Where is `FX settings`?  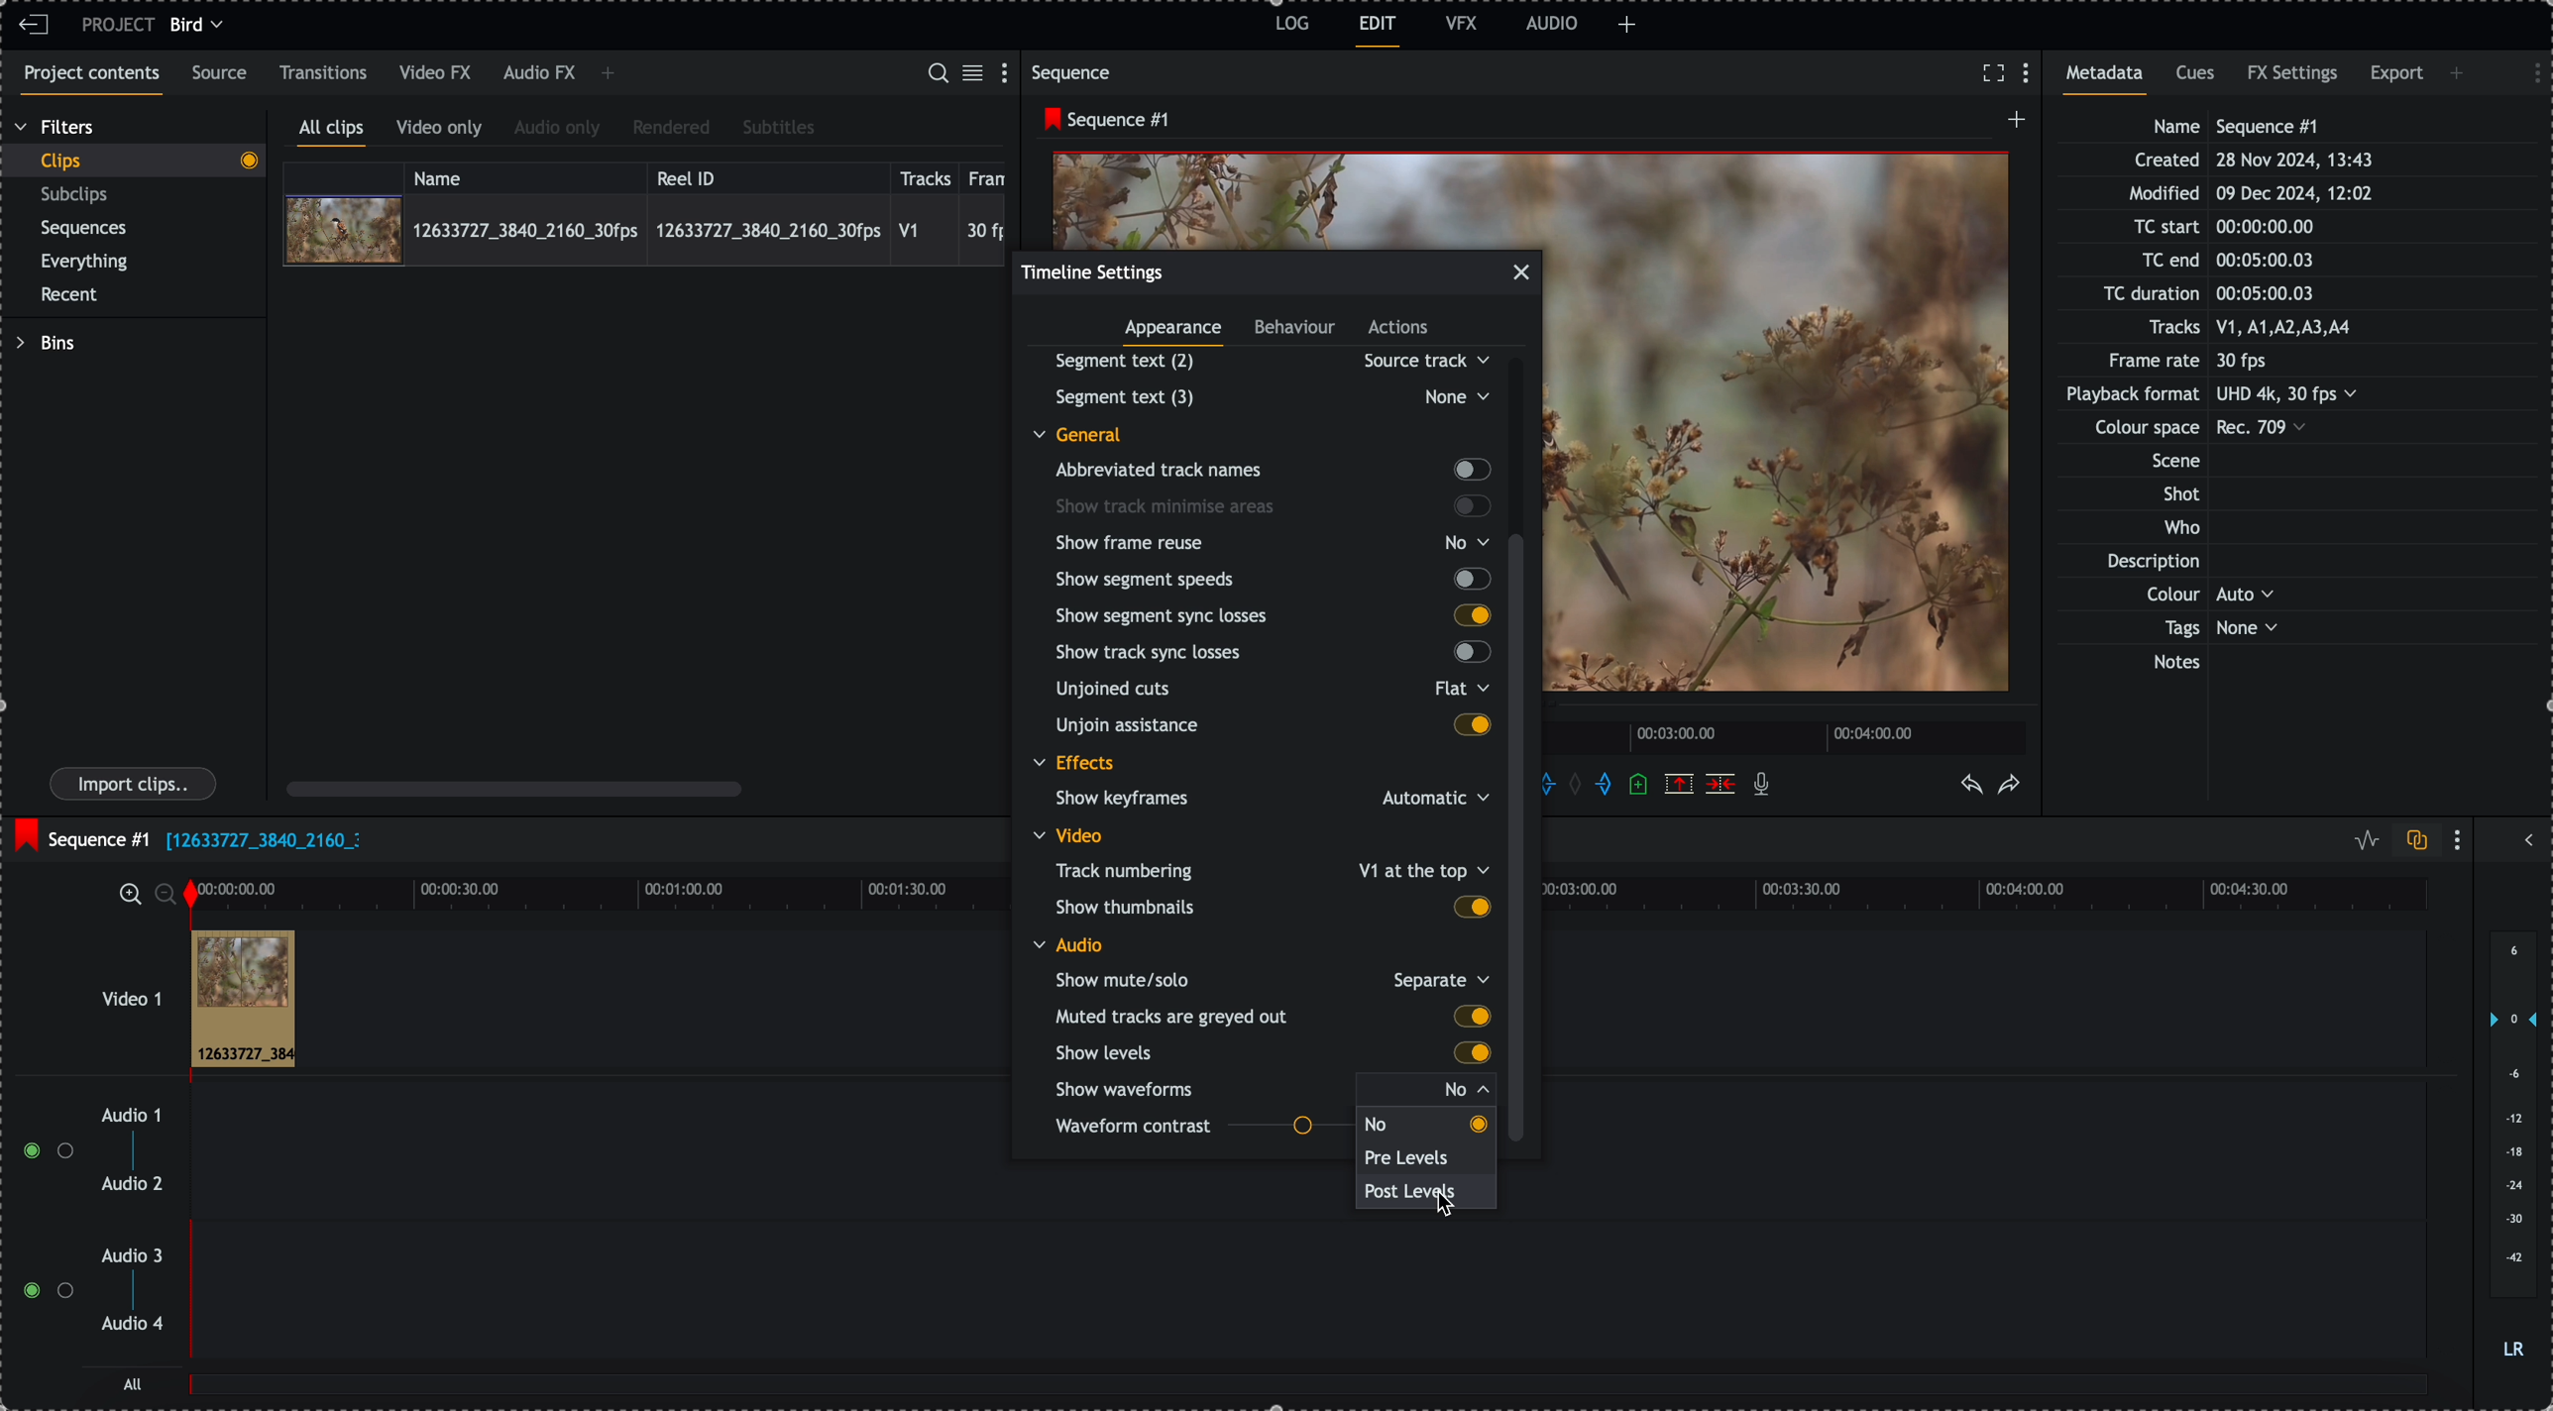
FX settings is located at coordinates (2294, 76).